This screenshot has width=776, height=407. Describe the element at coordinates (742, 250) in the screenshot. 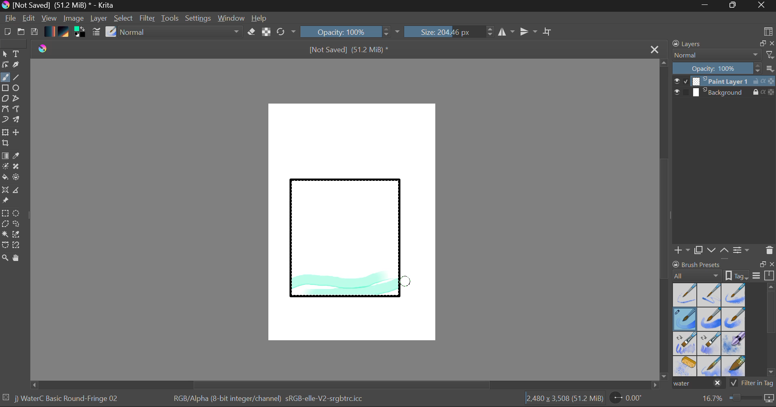

I see `Layer Settings` at that location.